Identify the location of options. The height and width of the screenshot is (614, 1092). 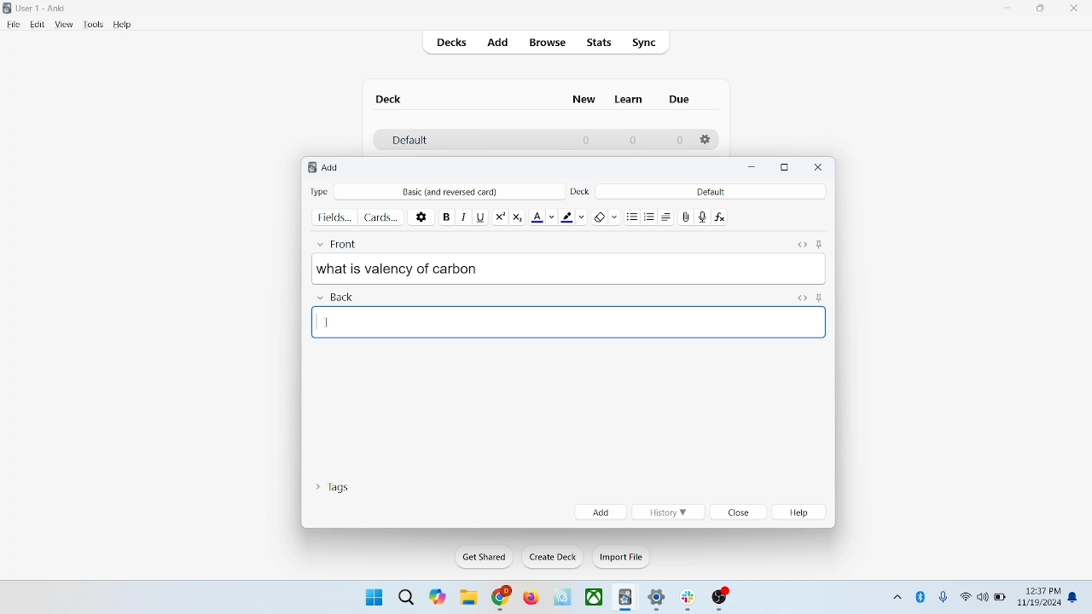
(706, 140).